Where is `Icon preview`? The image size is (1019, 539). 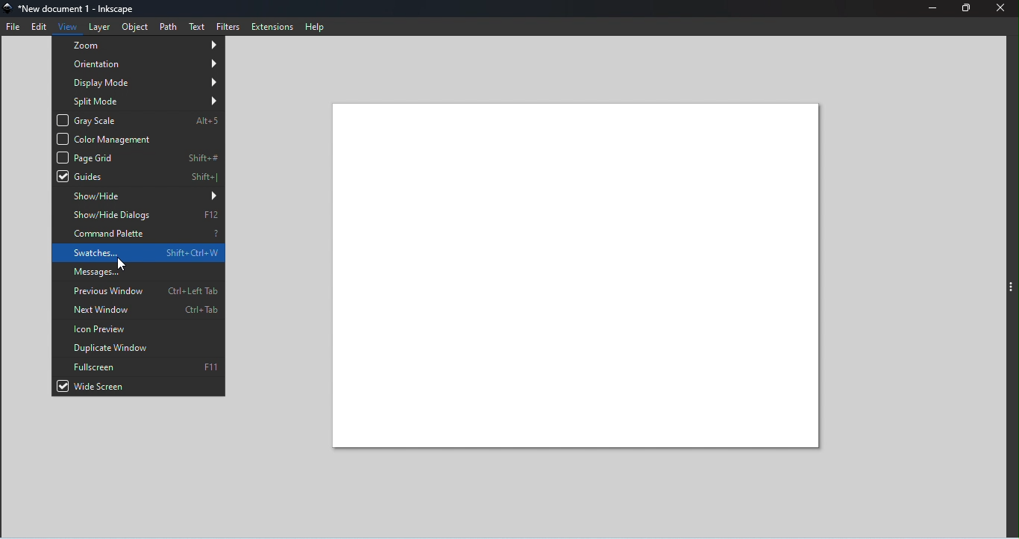
Icon preview is located at coordinates (138, 328).